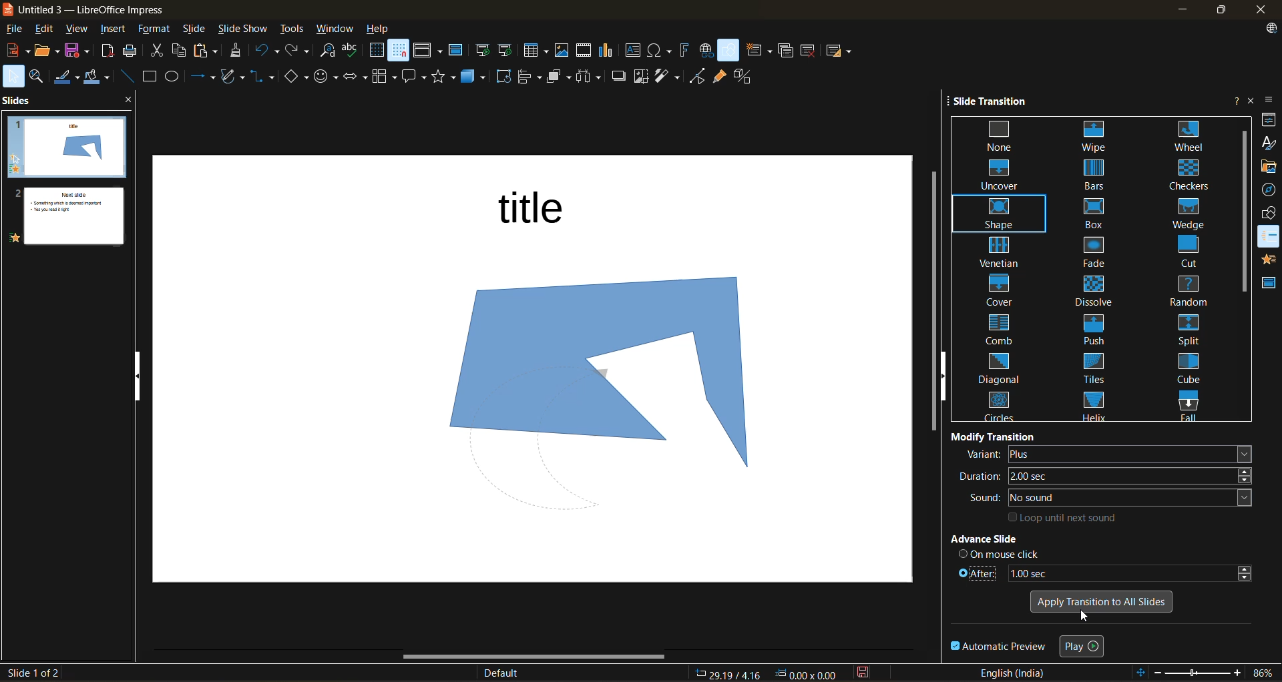  I want to click on toggle extrusion, so click(747, 76).